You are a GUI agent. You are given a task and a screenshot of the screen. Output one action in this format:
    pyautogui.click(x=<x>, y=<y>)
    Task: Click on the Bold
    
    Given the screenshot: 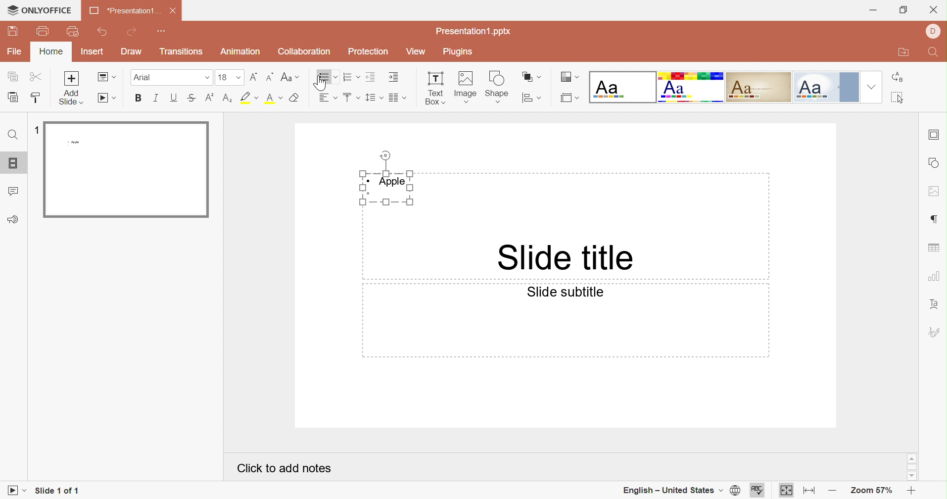 What is the action you would take?
    pyautogui.click(x=142, y=97)
    